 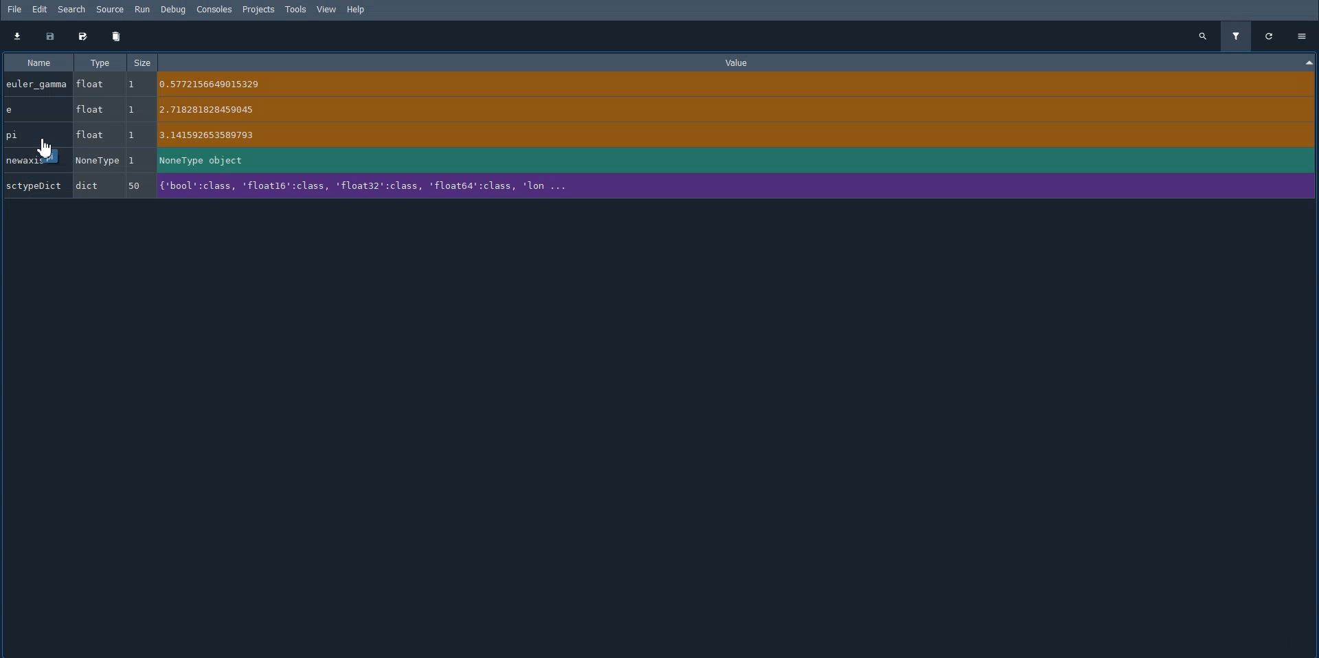 I want to click on Tools, so click(x=296, y=10).